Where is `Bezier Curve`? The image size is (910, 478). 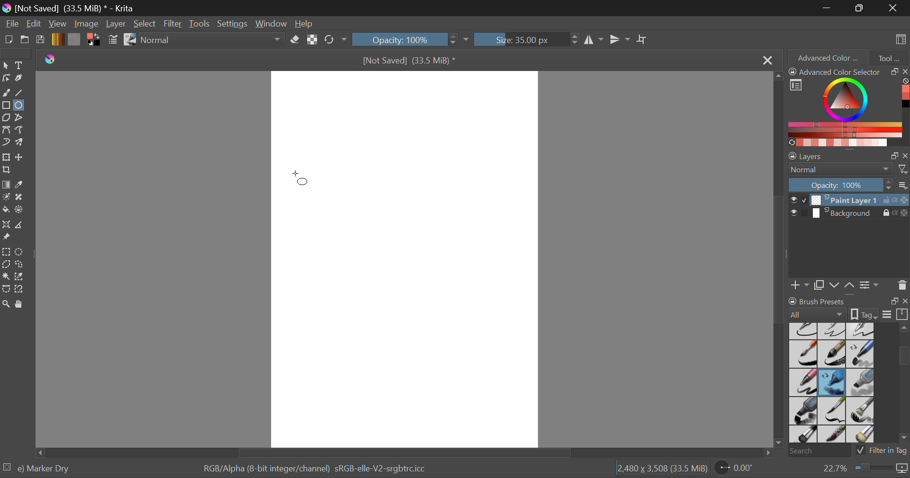
Bezier Curve is located at coordinates (8, 131).